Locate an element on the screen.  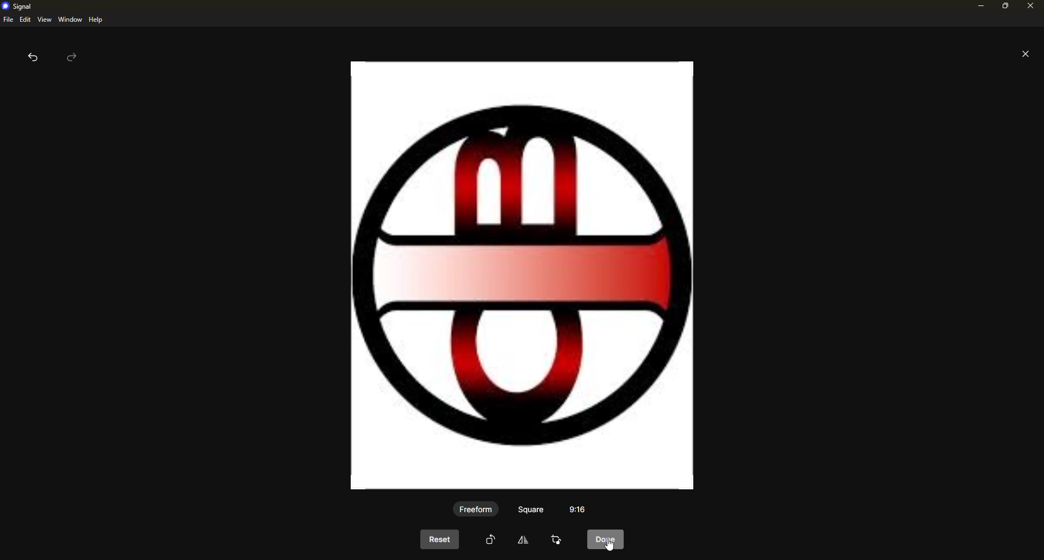
image rotated is located at coordinates (523, 276).